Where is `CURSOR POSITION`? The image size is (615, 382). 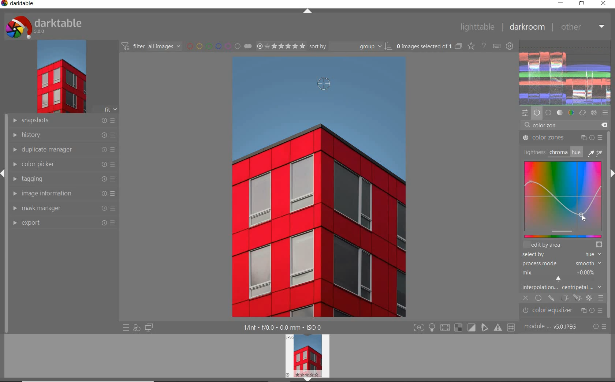 CURSOR POSITION is located at coordinates (582, 217).